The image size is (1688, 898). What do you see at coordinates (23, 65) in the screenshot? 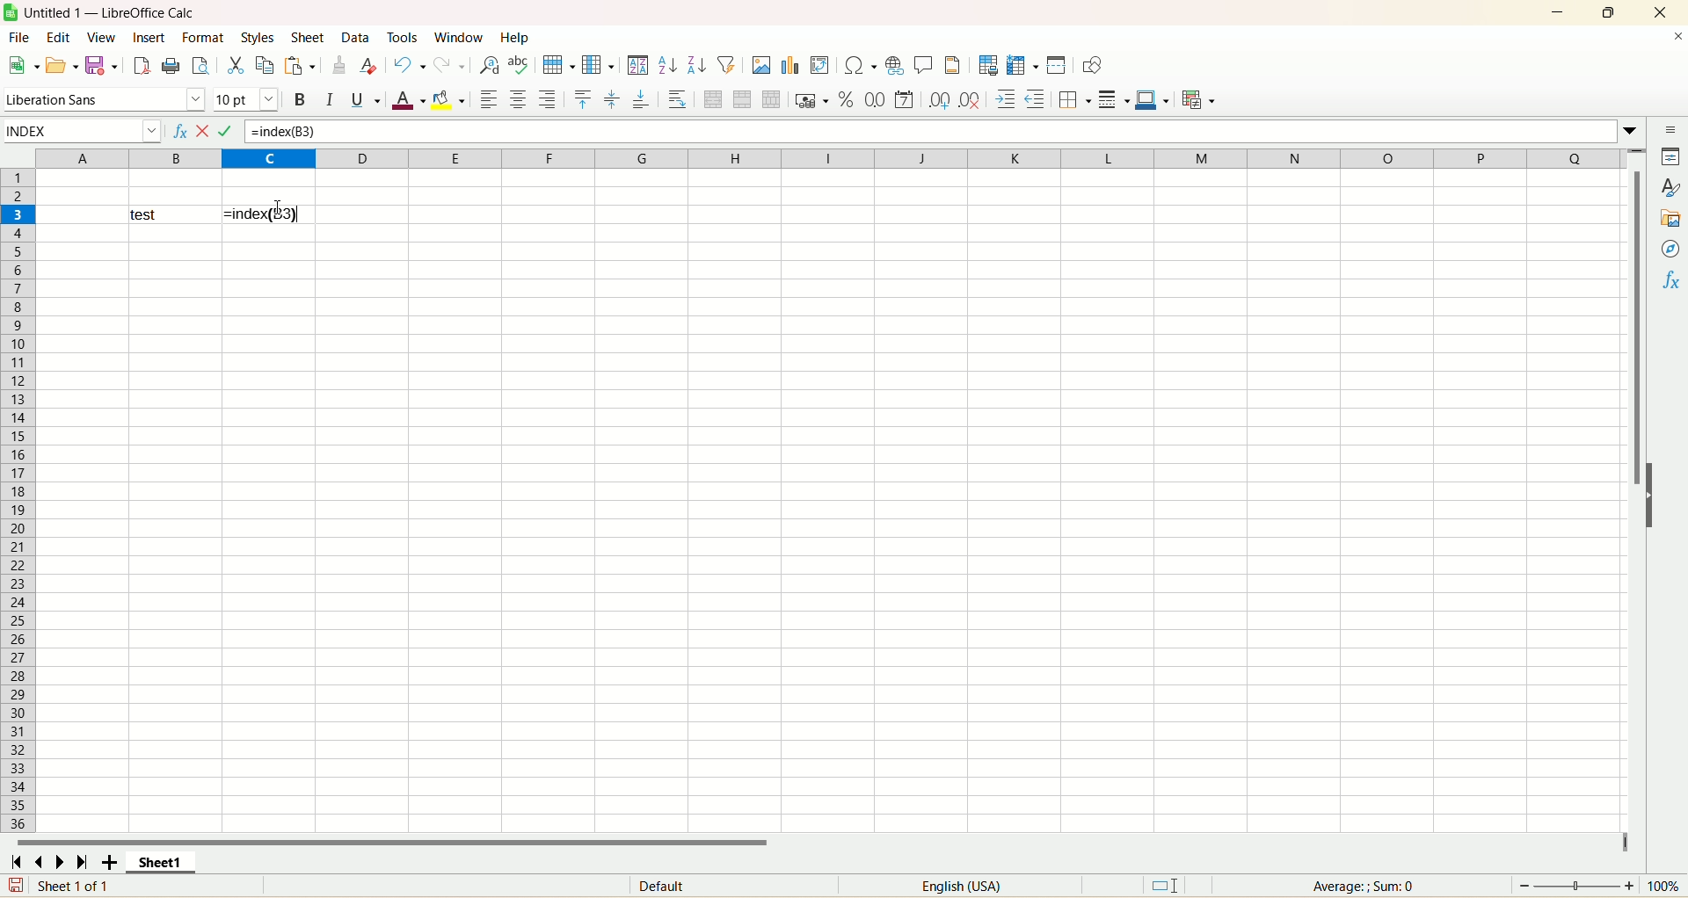
I see `new` at bounding box center [23, 65].